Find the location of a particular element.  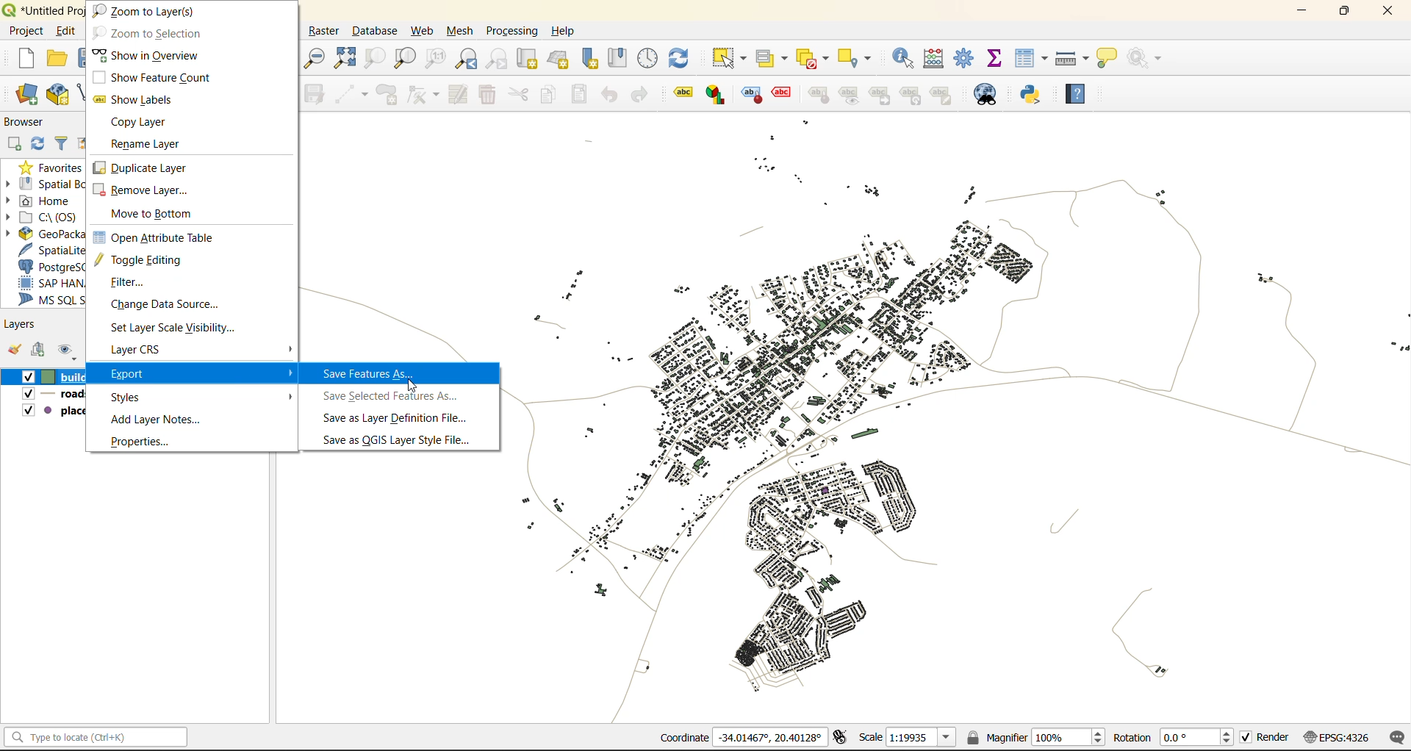

select value is located at coordinates (773, 58).